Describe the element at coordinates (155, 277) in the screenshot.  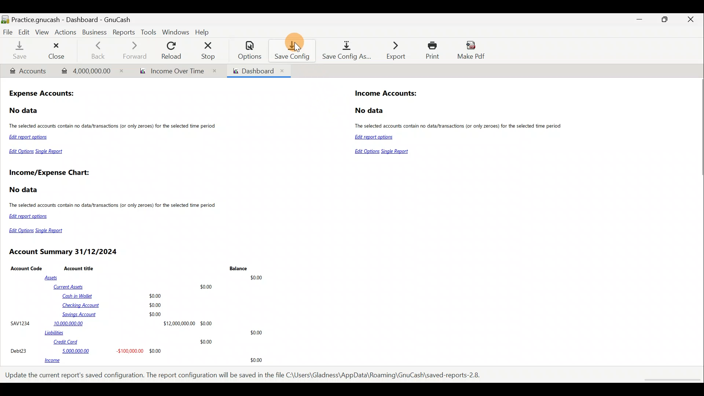
I see `Assets $0.00` at that location.